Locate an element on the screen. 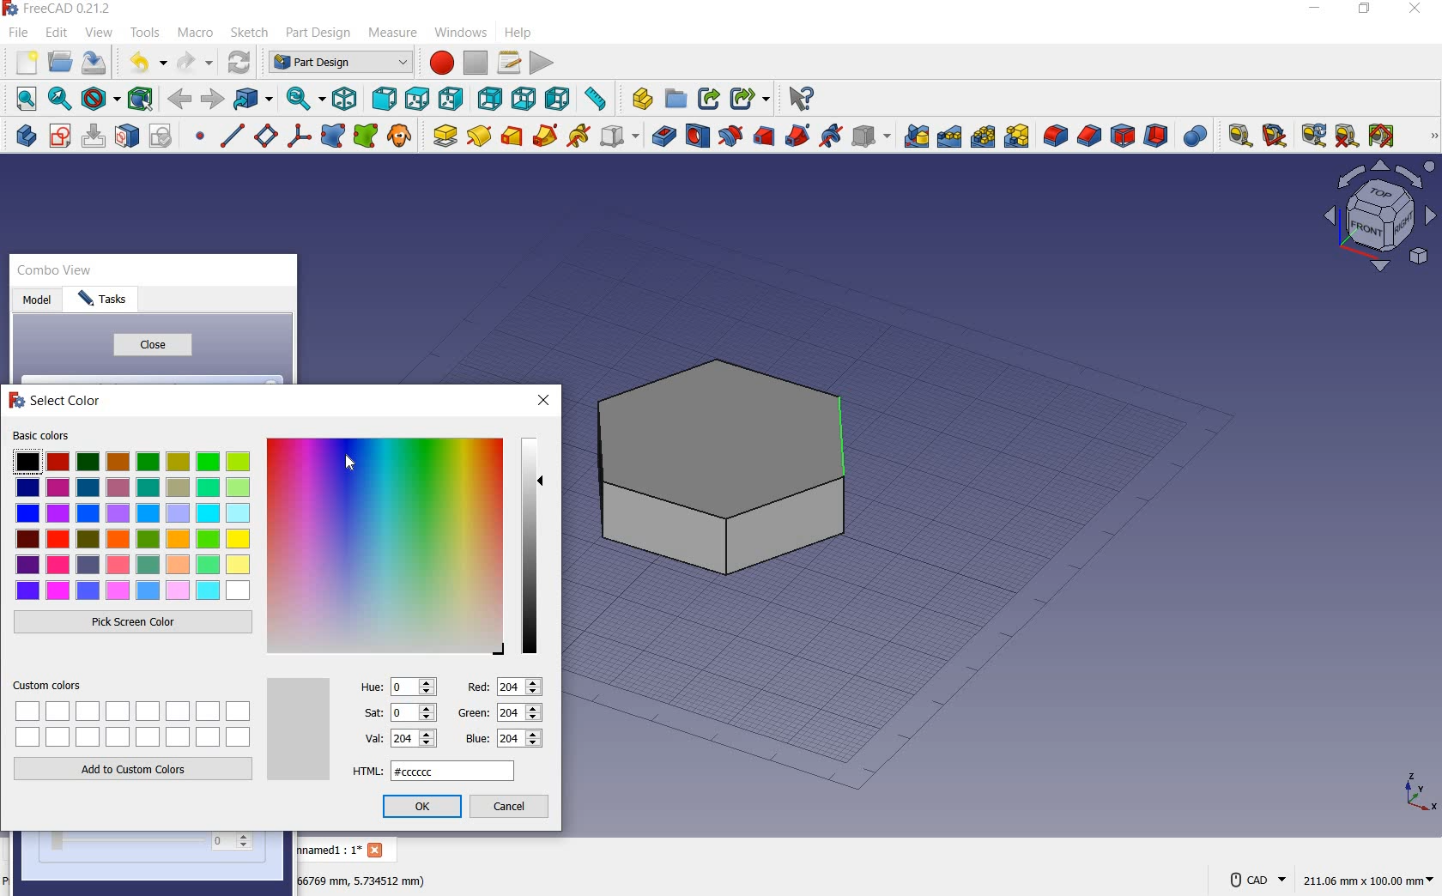  Boolean Operation is located at coordinates (1195, 136).